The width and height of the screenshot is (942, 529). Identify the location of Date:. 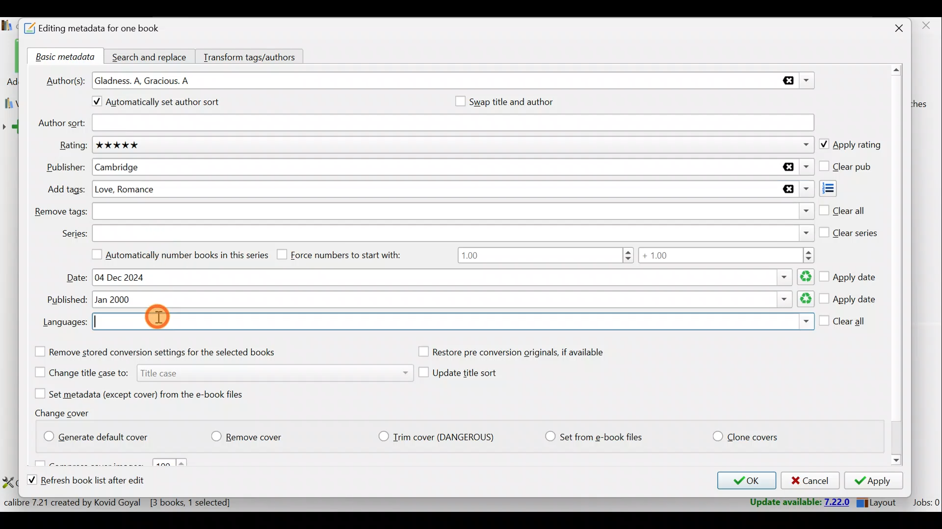
(77, 278).